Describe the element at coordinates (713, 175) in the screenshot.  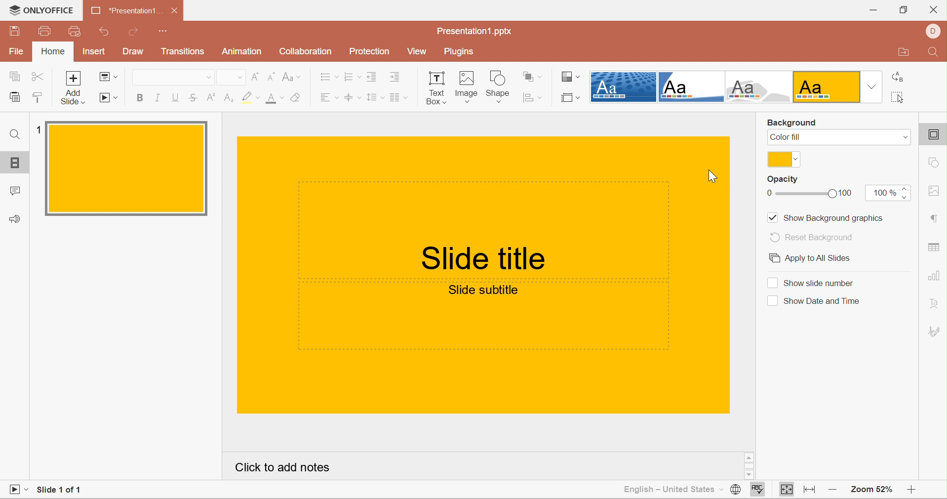
I see `Cursor` at that location.